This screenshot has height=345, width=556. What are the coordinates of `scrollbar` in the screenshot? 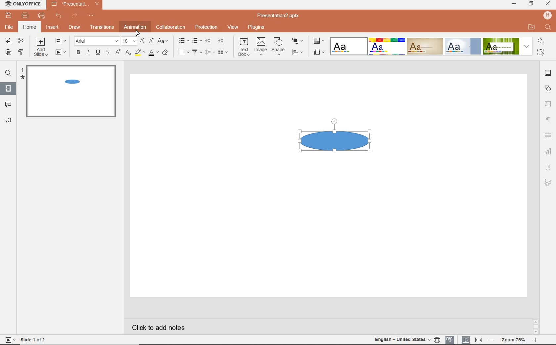 It's located at (535, 327).